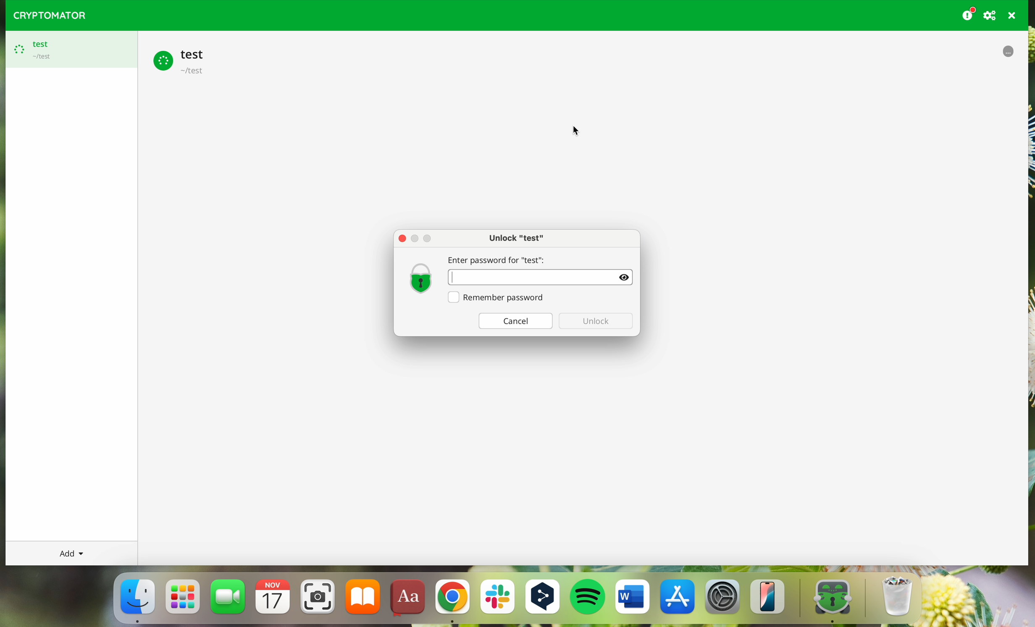 The width and height of the screenshot is (1035, 627). I want to click on Enter password for "test", so click(503, 257).